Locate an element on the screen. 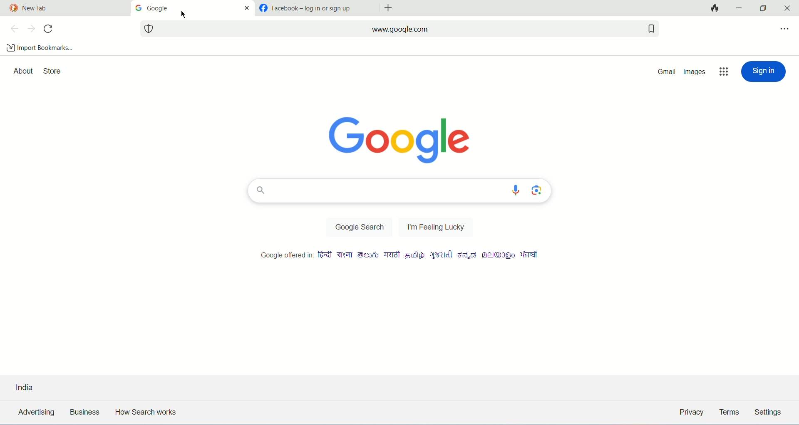  how search works is located at coordinates (147, 413).